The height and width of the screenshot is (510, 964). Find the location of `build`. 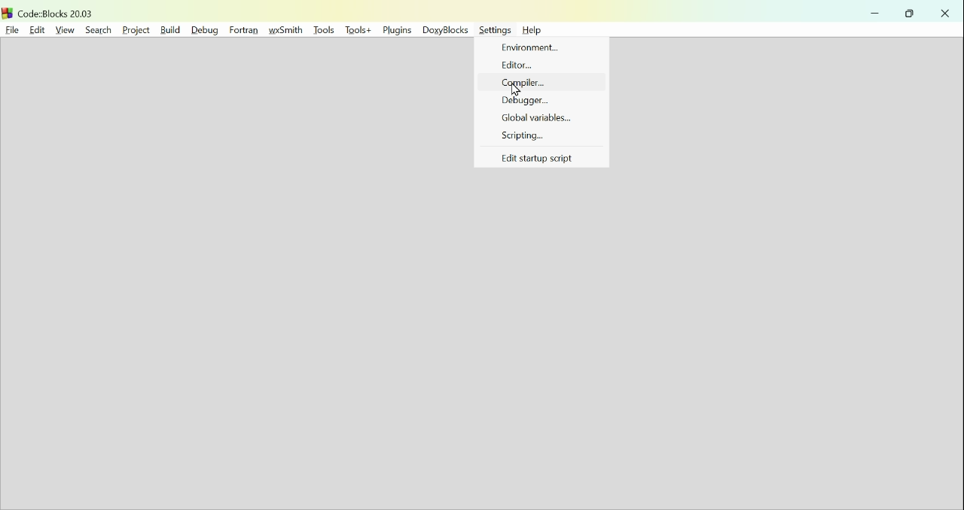

build is located at coordinates (169, 29).